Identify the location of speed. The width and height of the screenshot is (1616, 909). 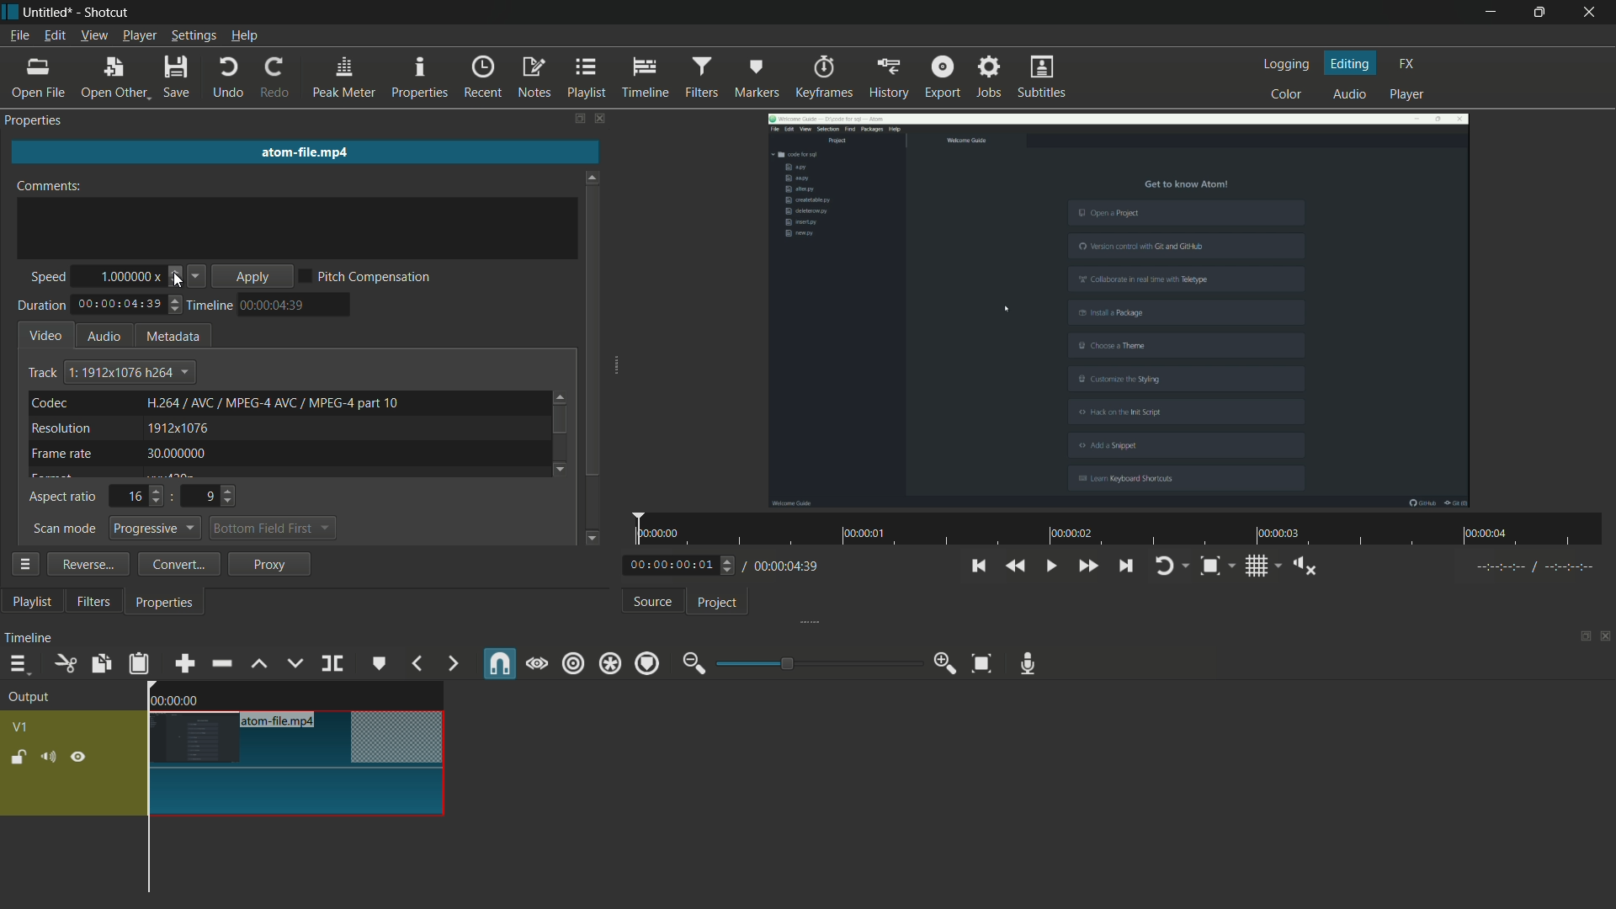
(45, 278).